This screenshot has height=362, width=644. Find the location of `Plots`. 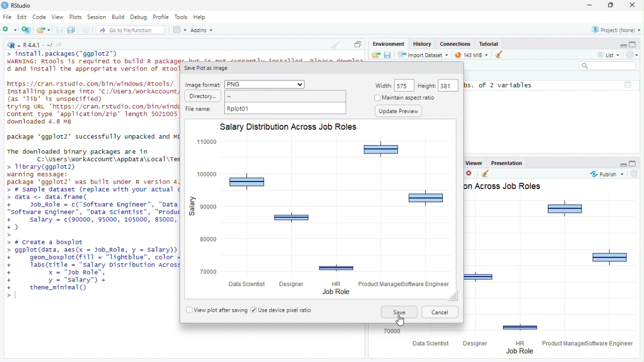

Plots is located at coordinates (75, 17).